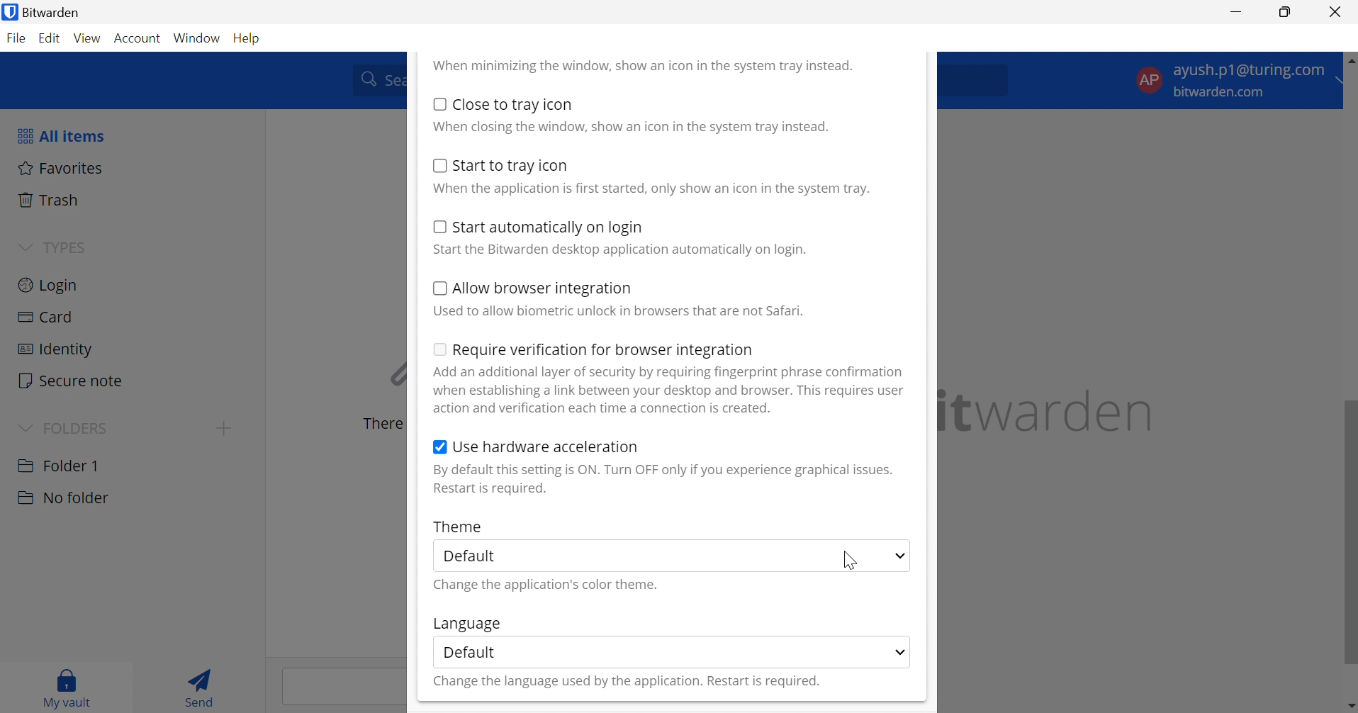 This screenshot has height=713, width=1358. I want to click on Favorites, so click(61, 167).